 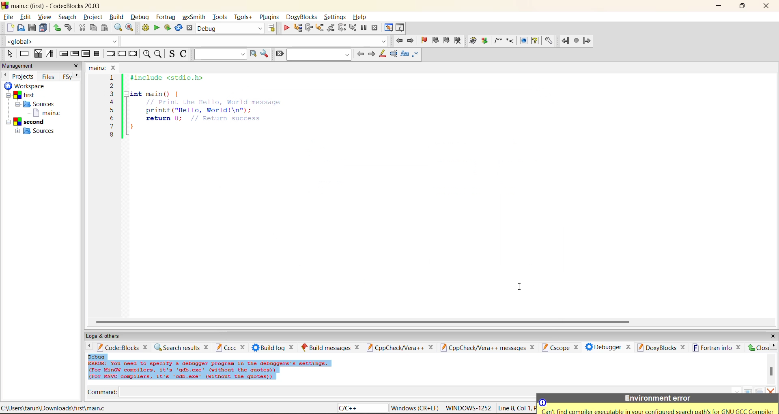 What do you see at coordinates (130, 28) in the screenshot?
I see `replace` at bounding box center [130, 28].